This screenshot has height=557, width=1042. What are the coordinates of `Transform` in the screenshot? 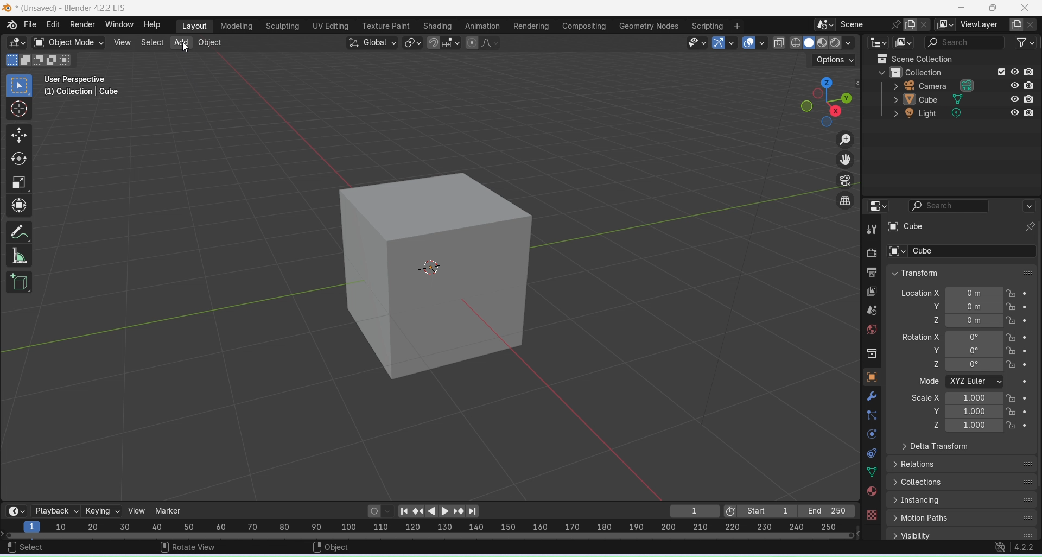 It's located at (20, 205).